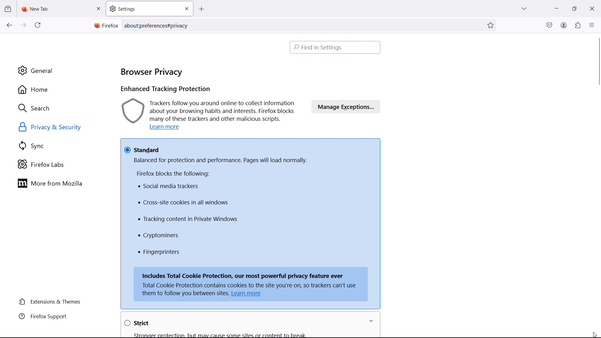 This screenshot has height=338, width=601. Describe the element at coordinates (592, 24) in the screenshot. I see `open application menu` at that location.